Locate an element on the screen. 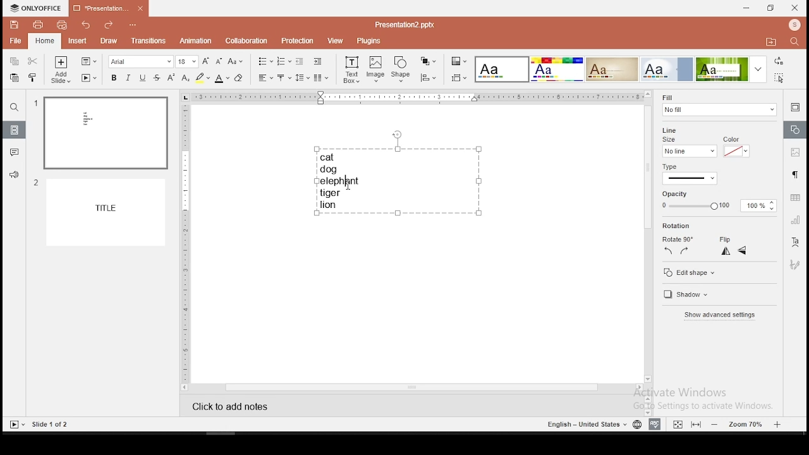 The height and width of the screenshot is (455, 809). Color is located at coordinates (736, 147).